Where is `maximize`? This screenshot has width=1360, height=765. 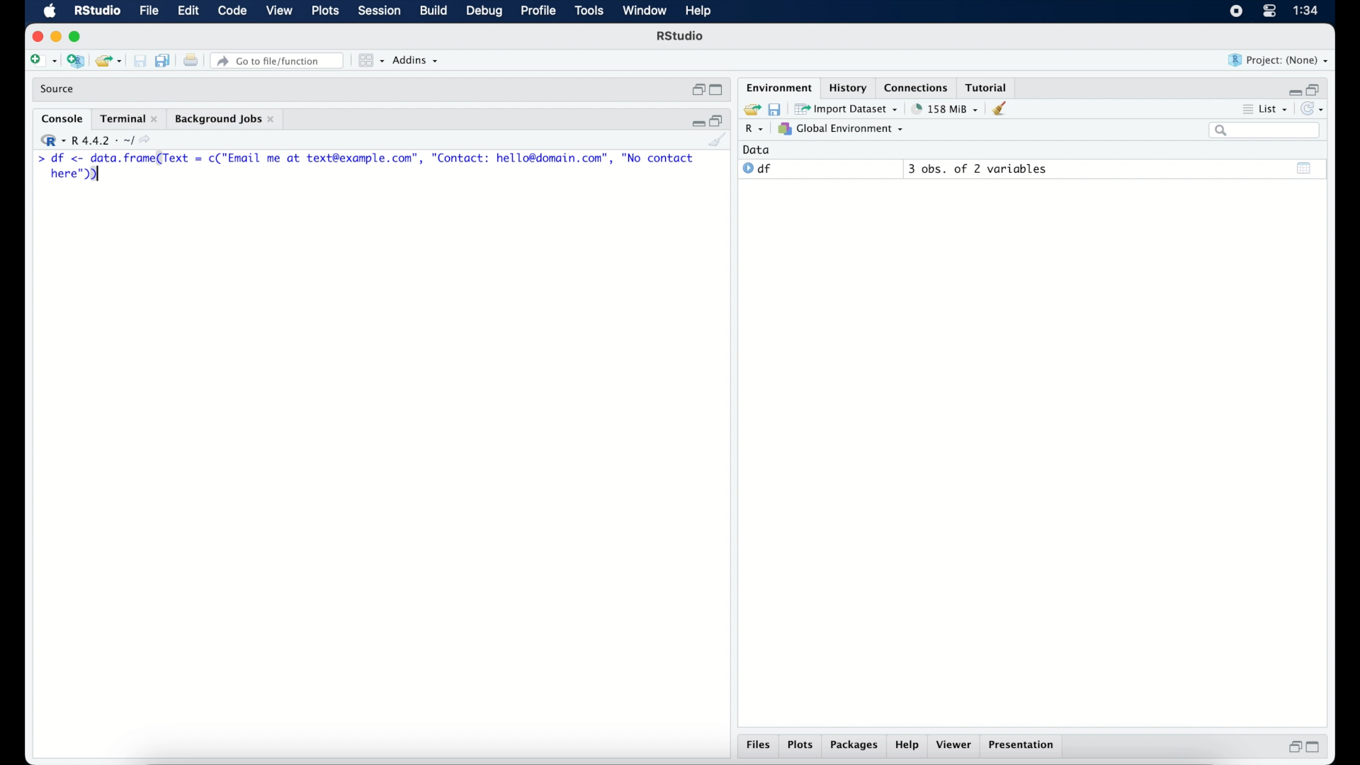 maximize is located at coordinates (76, 36).